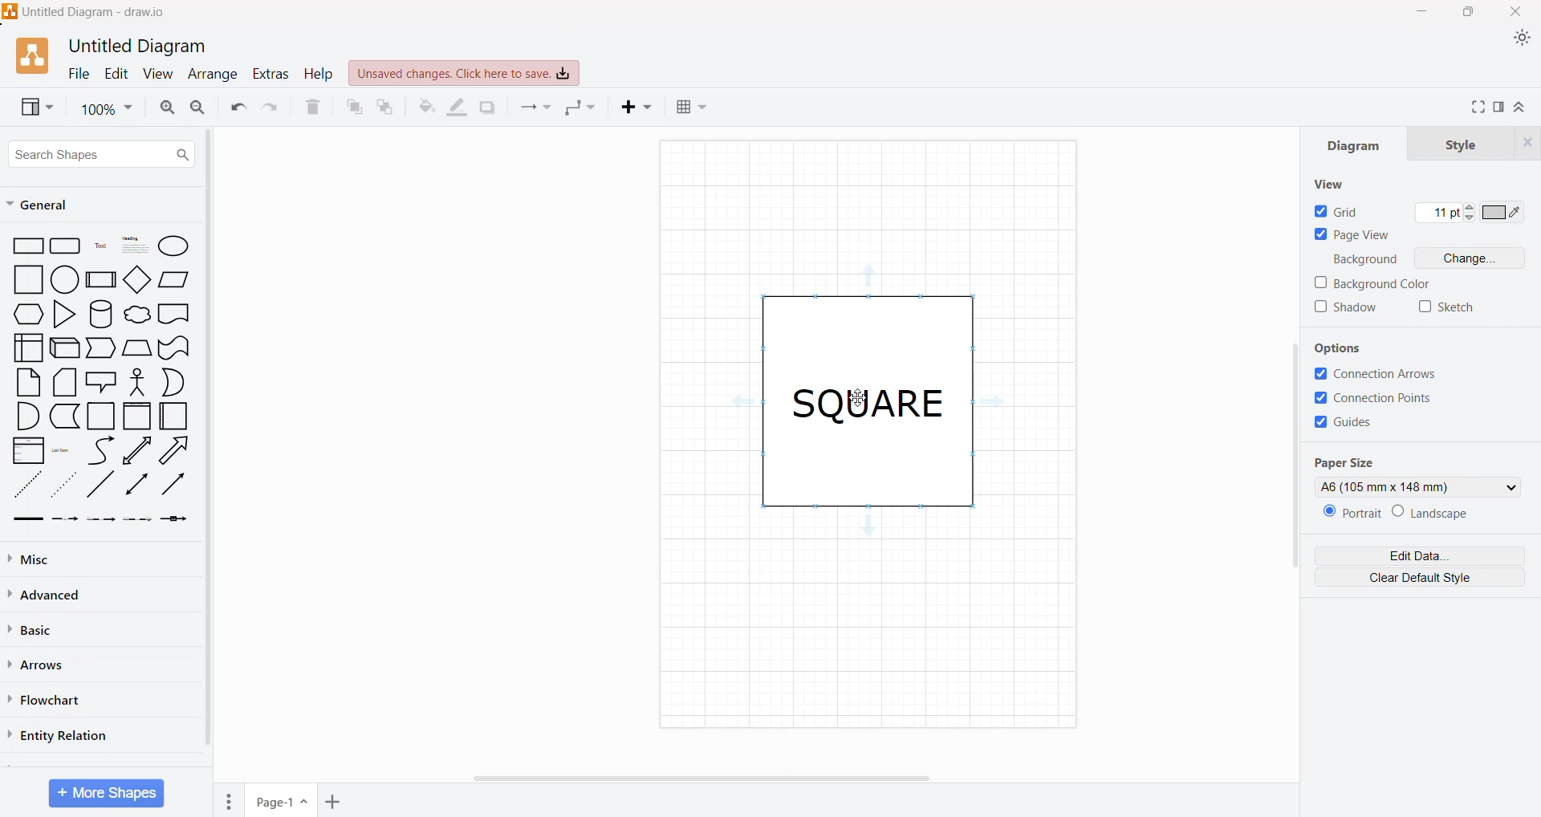  What do you see at coordinates (1336, 210) in the screenshot?
I see `Grid - Click to enable/disable` at bounding box center [1336, 210].